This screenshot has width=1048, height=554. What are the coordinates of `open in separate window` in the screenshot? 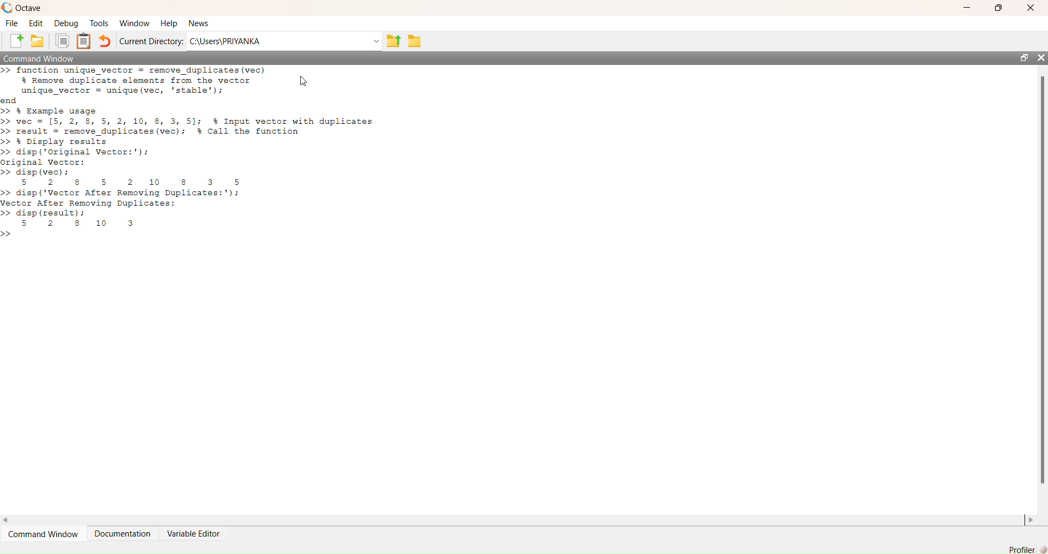 It's located at (1025, 58).